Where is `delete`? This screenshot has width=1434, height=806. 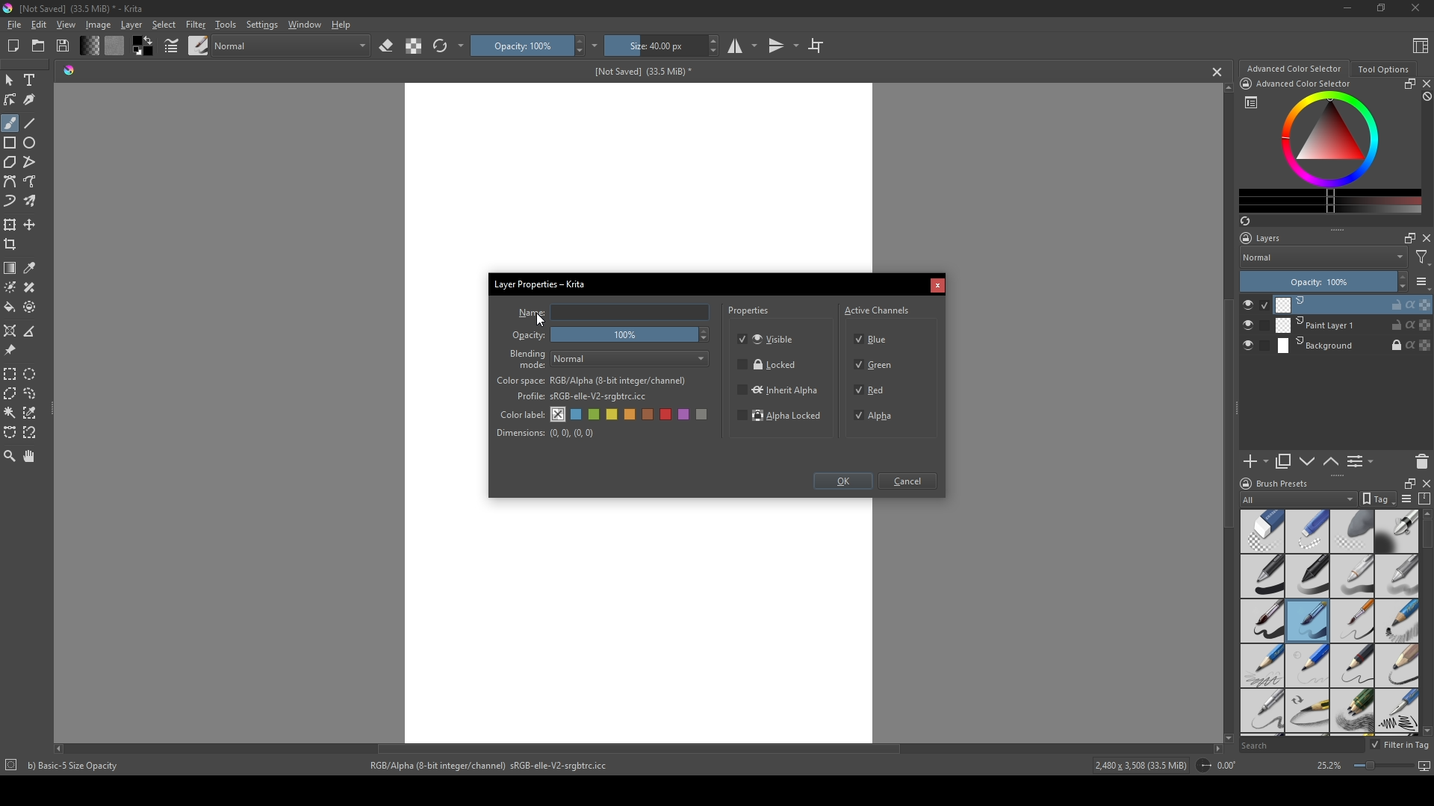 delete is located at coordinates (1422, 461).